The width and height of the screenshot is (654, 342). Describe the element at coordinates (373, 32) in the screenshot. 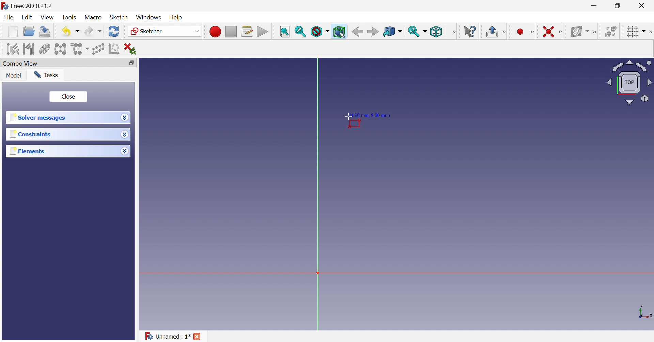

I see `Forward` at that location.